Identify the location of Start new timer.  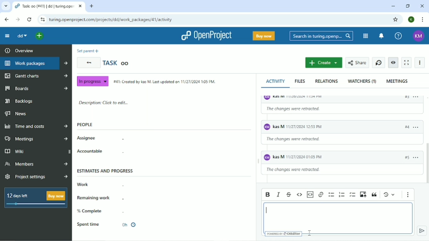
(378, 63).